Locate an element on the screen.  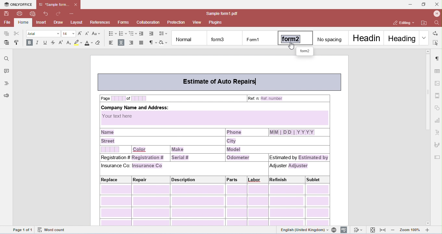
form2 is located at coordinates (296, 37).